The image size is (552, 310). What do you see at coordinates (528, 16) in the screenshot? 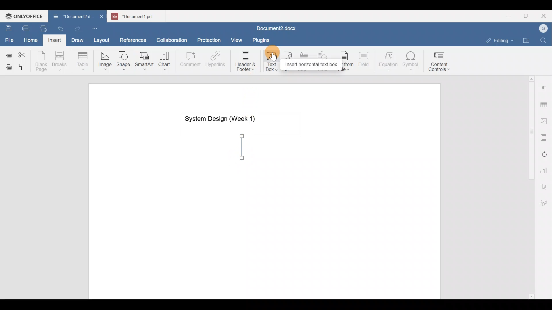
I see `Maximize` at bounding box center [528, 16].